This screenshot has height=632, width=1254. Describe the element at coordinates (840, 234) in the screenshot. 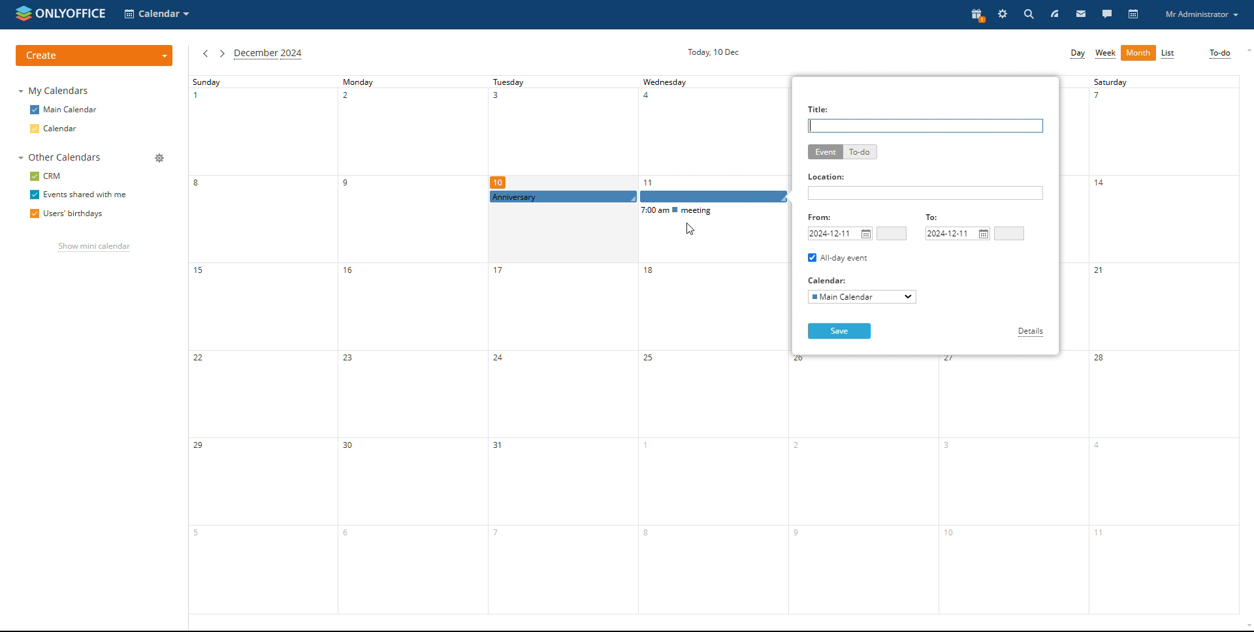

I see `start date` at that location.